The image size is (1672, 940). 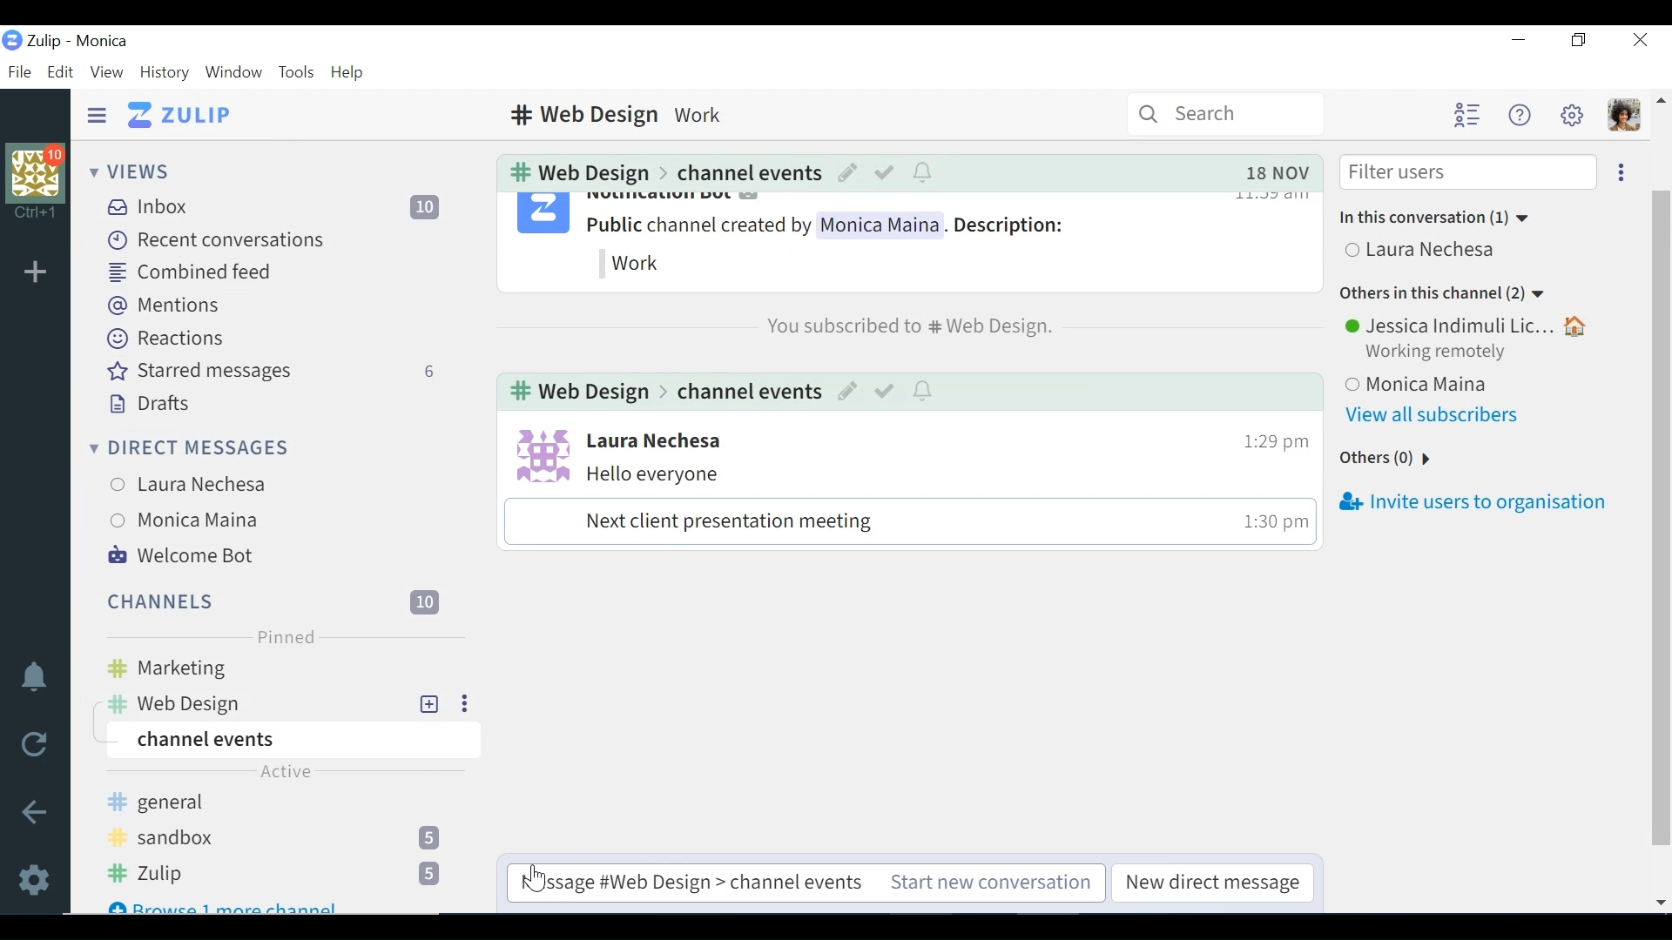 What do you see at coordinates (79, 40) in the screenshot?
I see `Zulip - Monica` at bounding box center [79, 40].